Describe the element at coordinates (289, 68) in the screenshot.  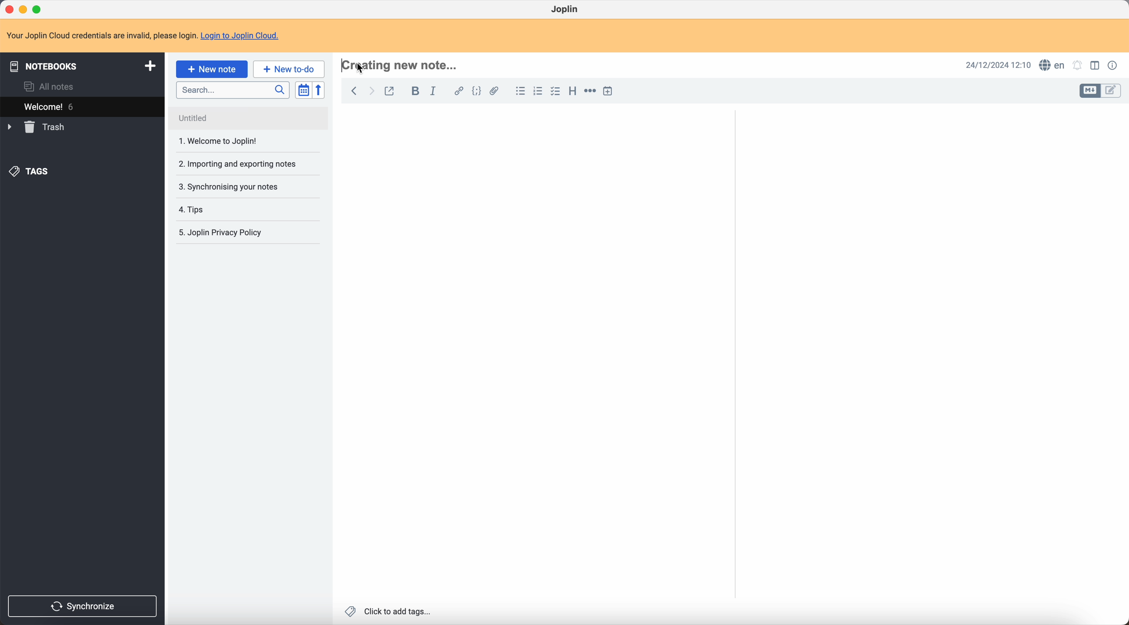
I see `new to-do` at that location.